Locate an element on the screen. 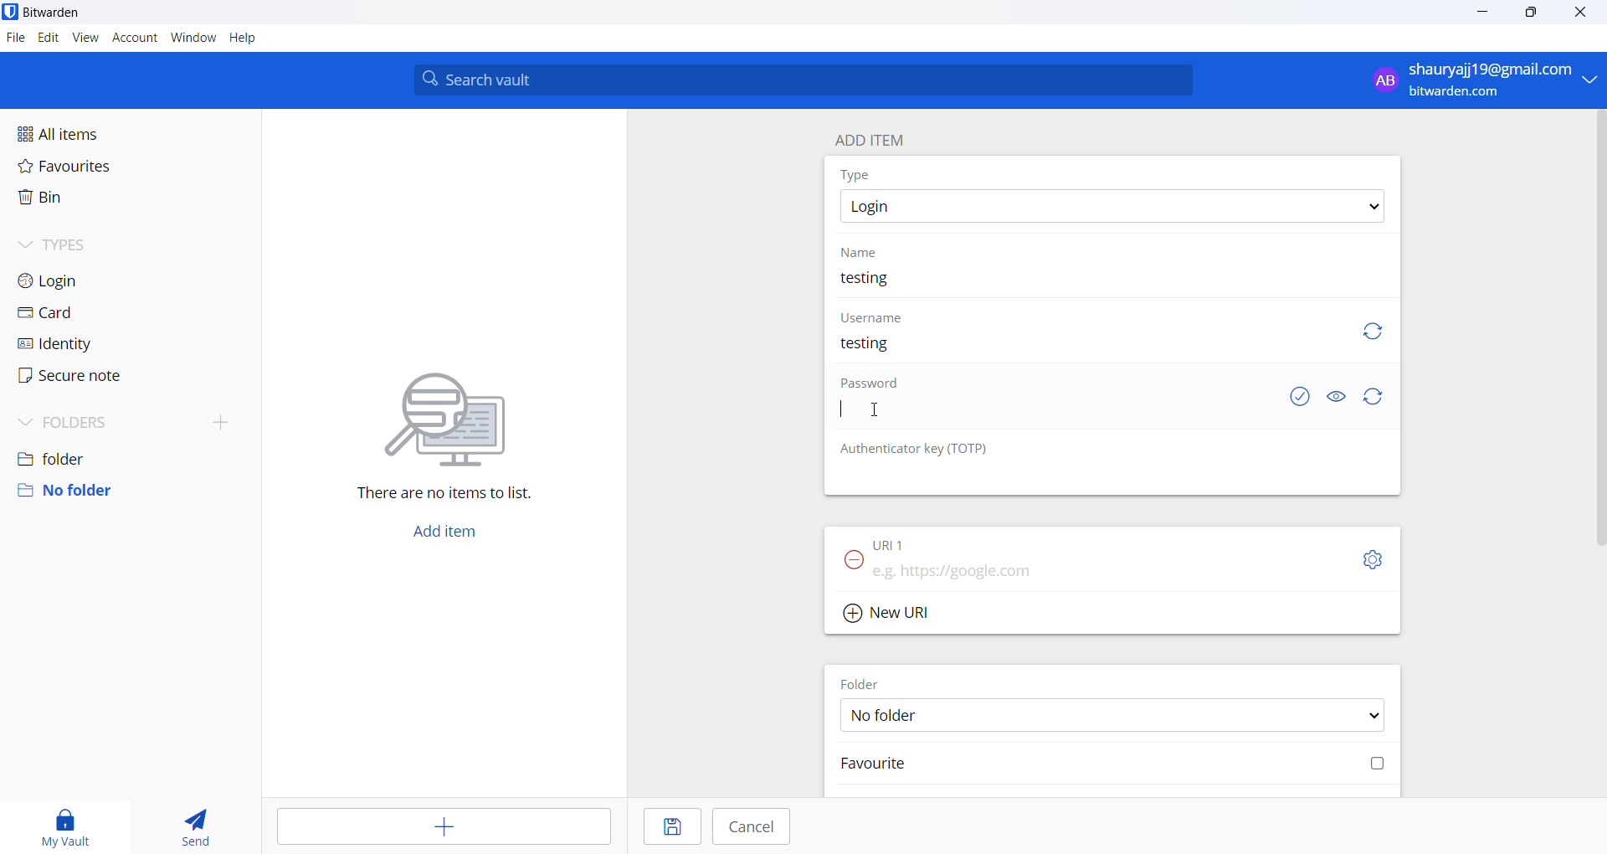 This screenshot has width=1607, height=854. URL setting is located at coordinates (1365, 558).